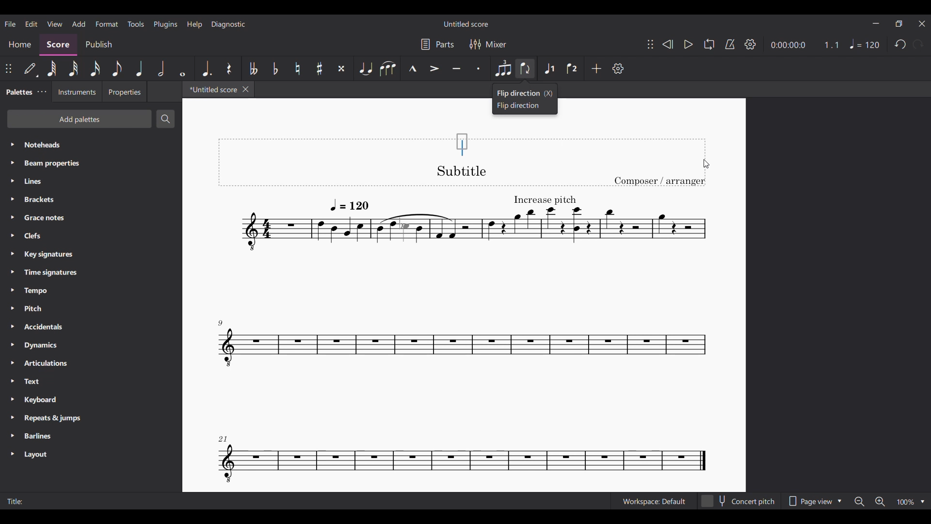  Describe the element at coordinates (162, 68) in the screenshot. I see `Half note` at that location.